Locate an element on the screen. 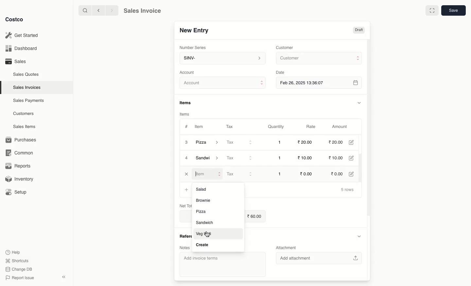 This screenshot has width=471, height=286. Search is located at coordinates (84, 10).